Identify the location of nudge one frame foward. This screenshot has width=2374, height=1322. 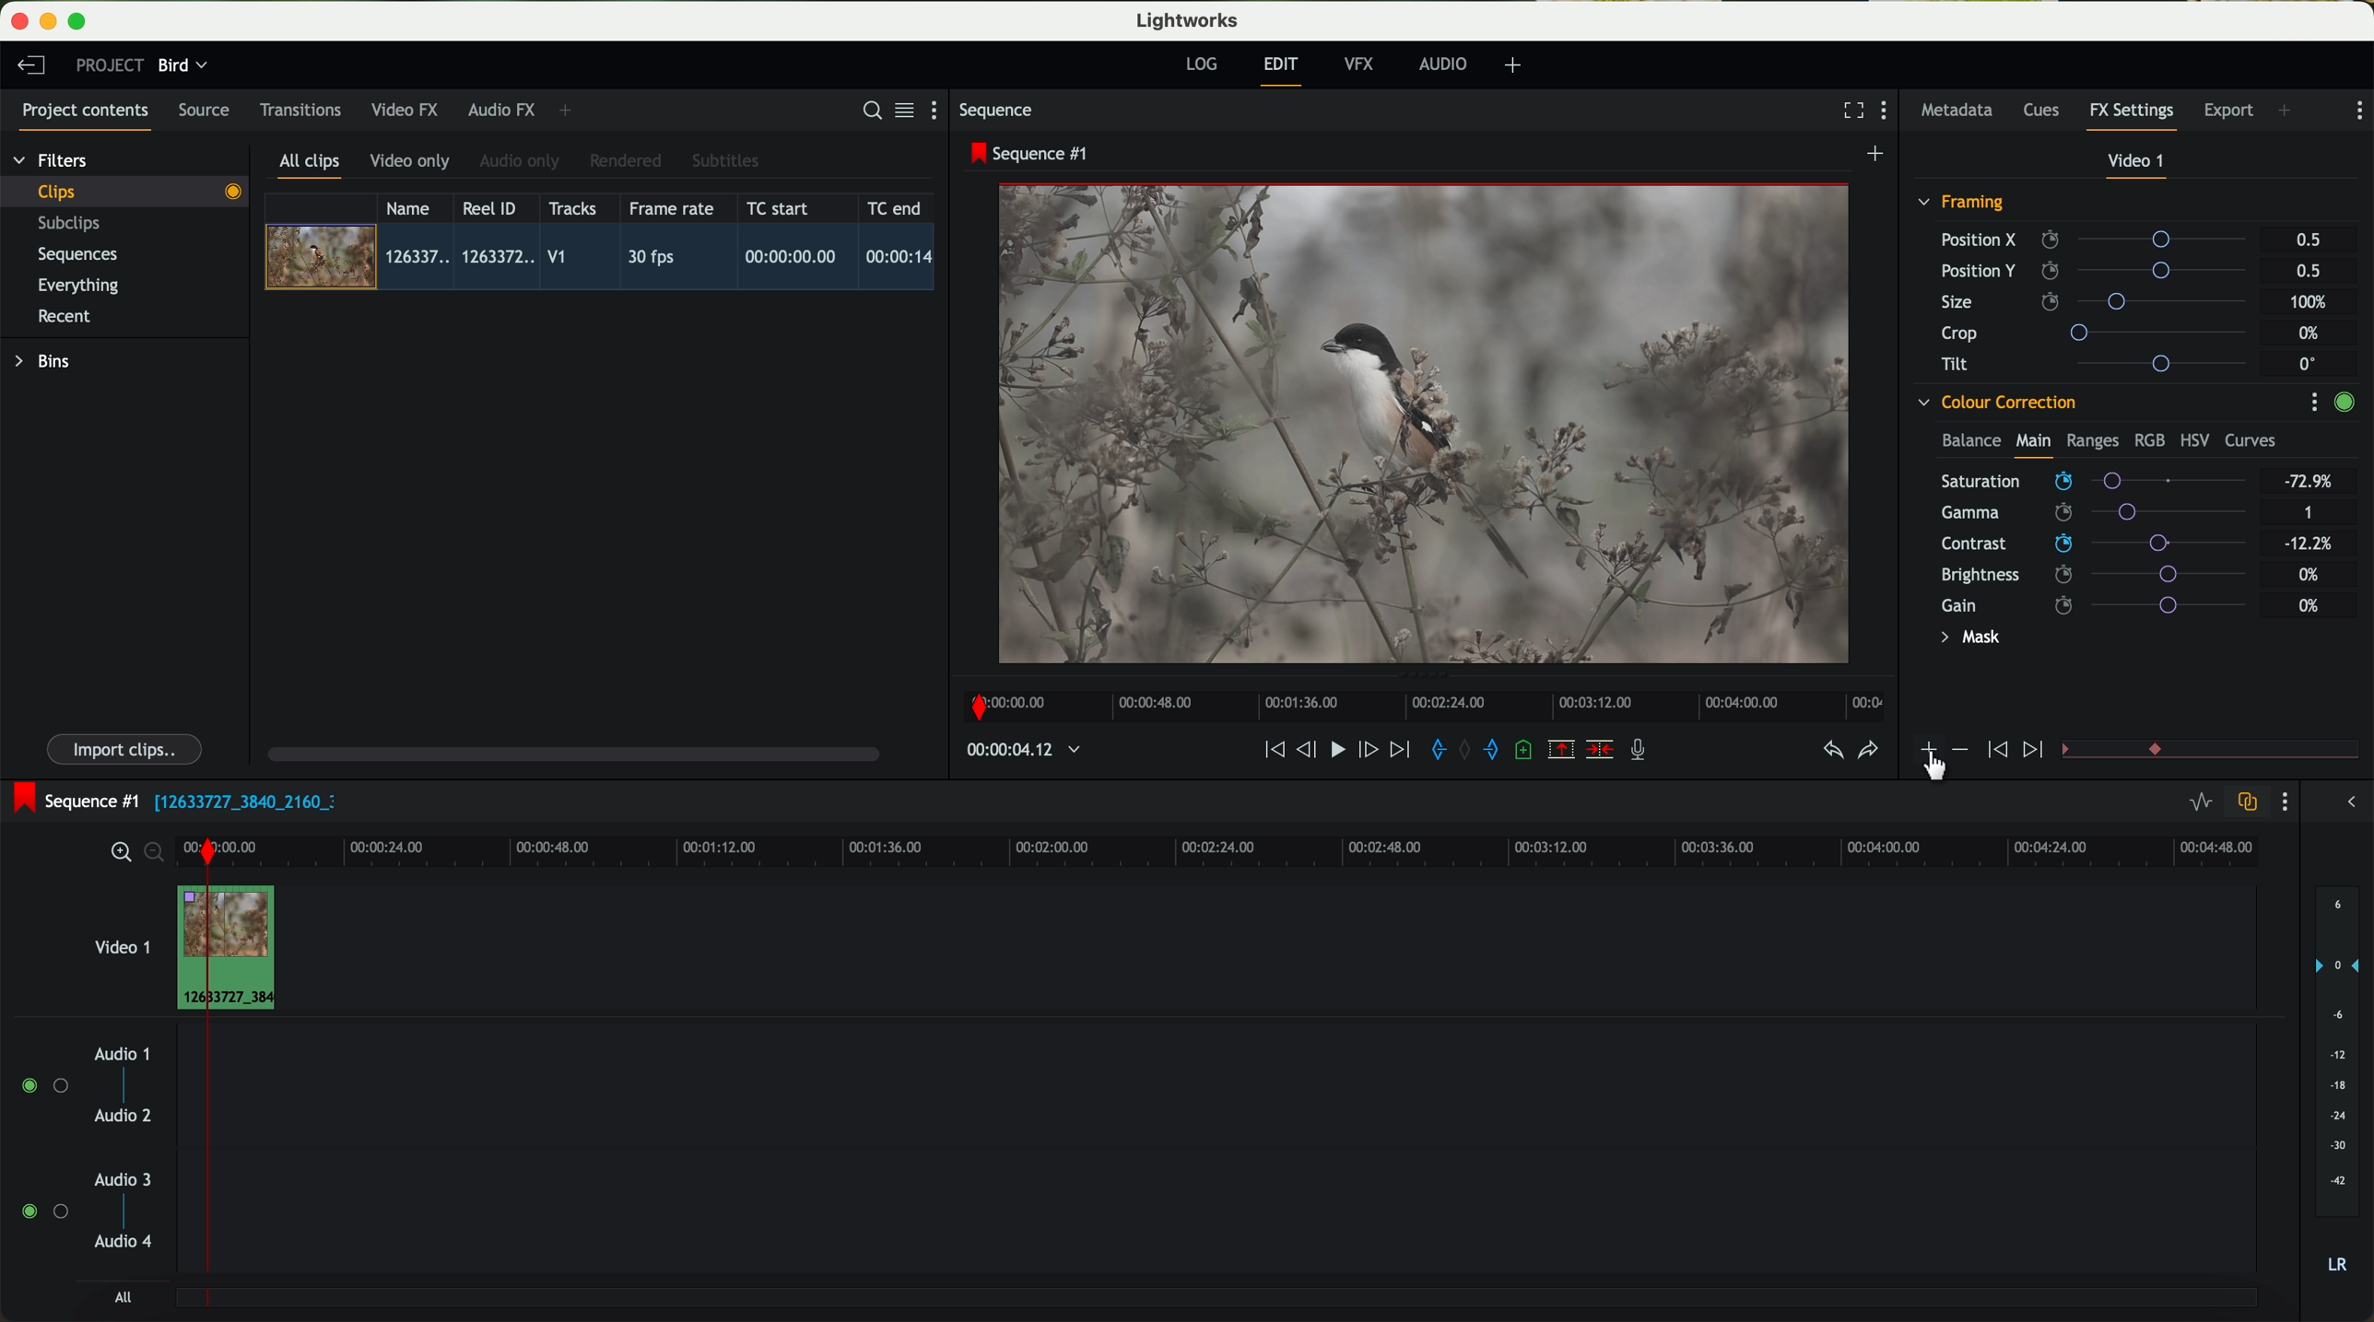
(1370, 751).